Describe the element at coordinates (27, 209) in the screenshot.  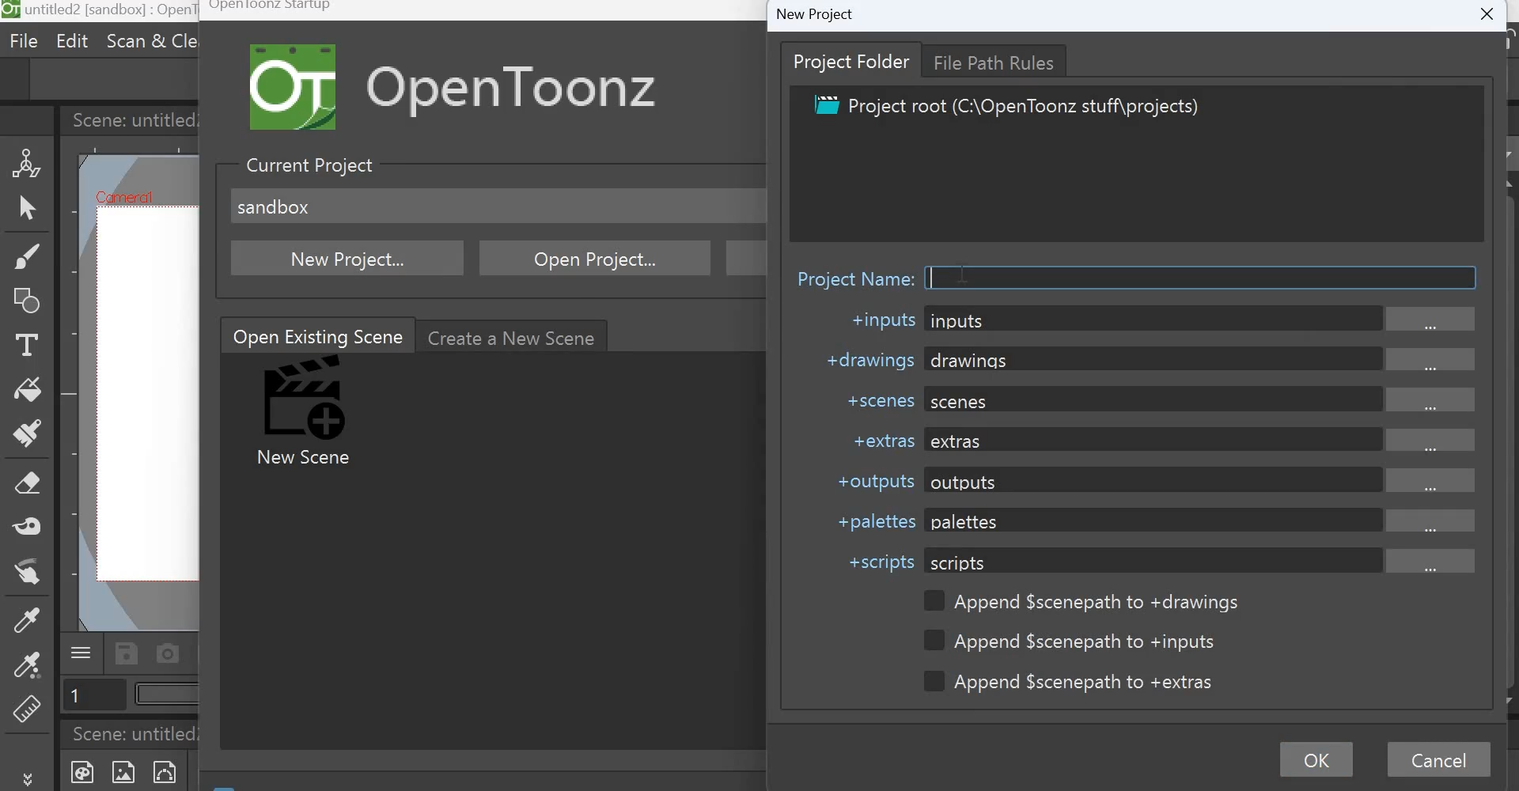
I see `Selection Tool` at that location.